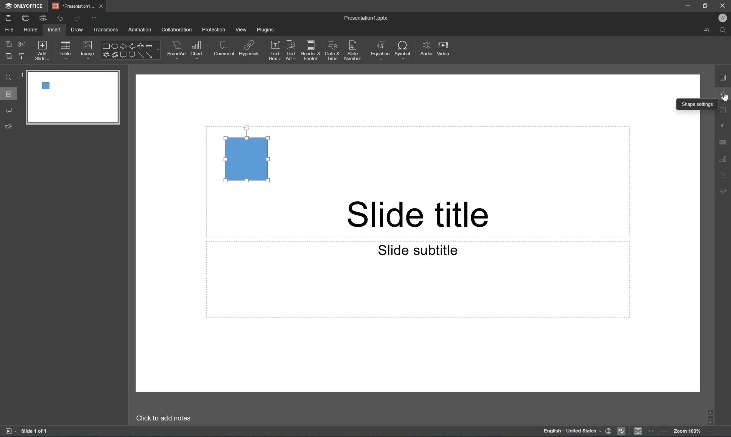 The image size is (731, 437). I want to click on Cursor, so click(726, 98).